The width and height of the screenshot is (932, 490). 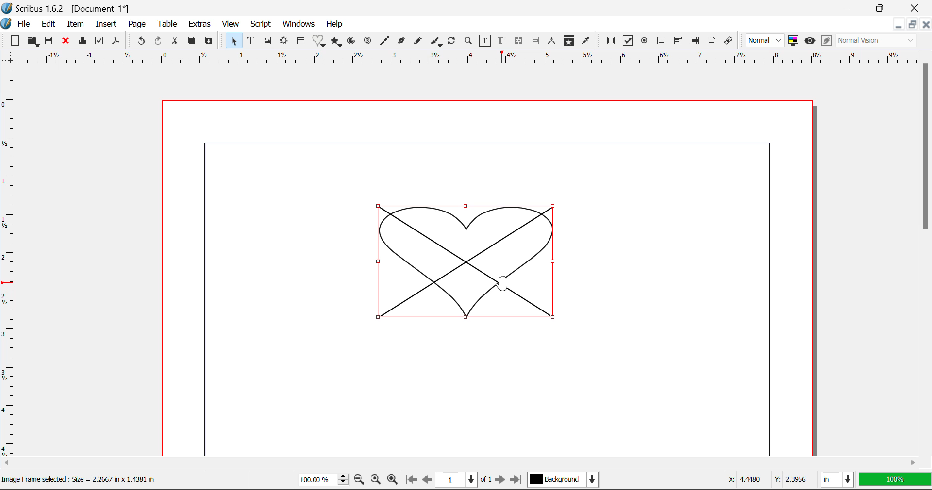 I want to click on Freehand Curve, so click(x=419, y=41).